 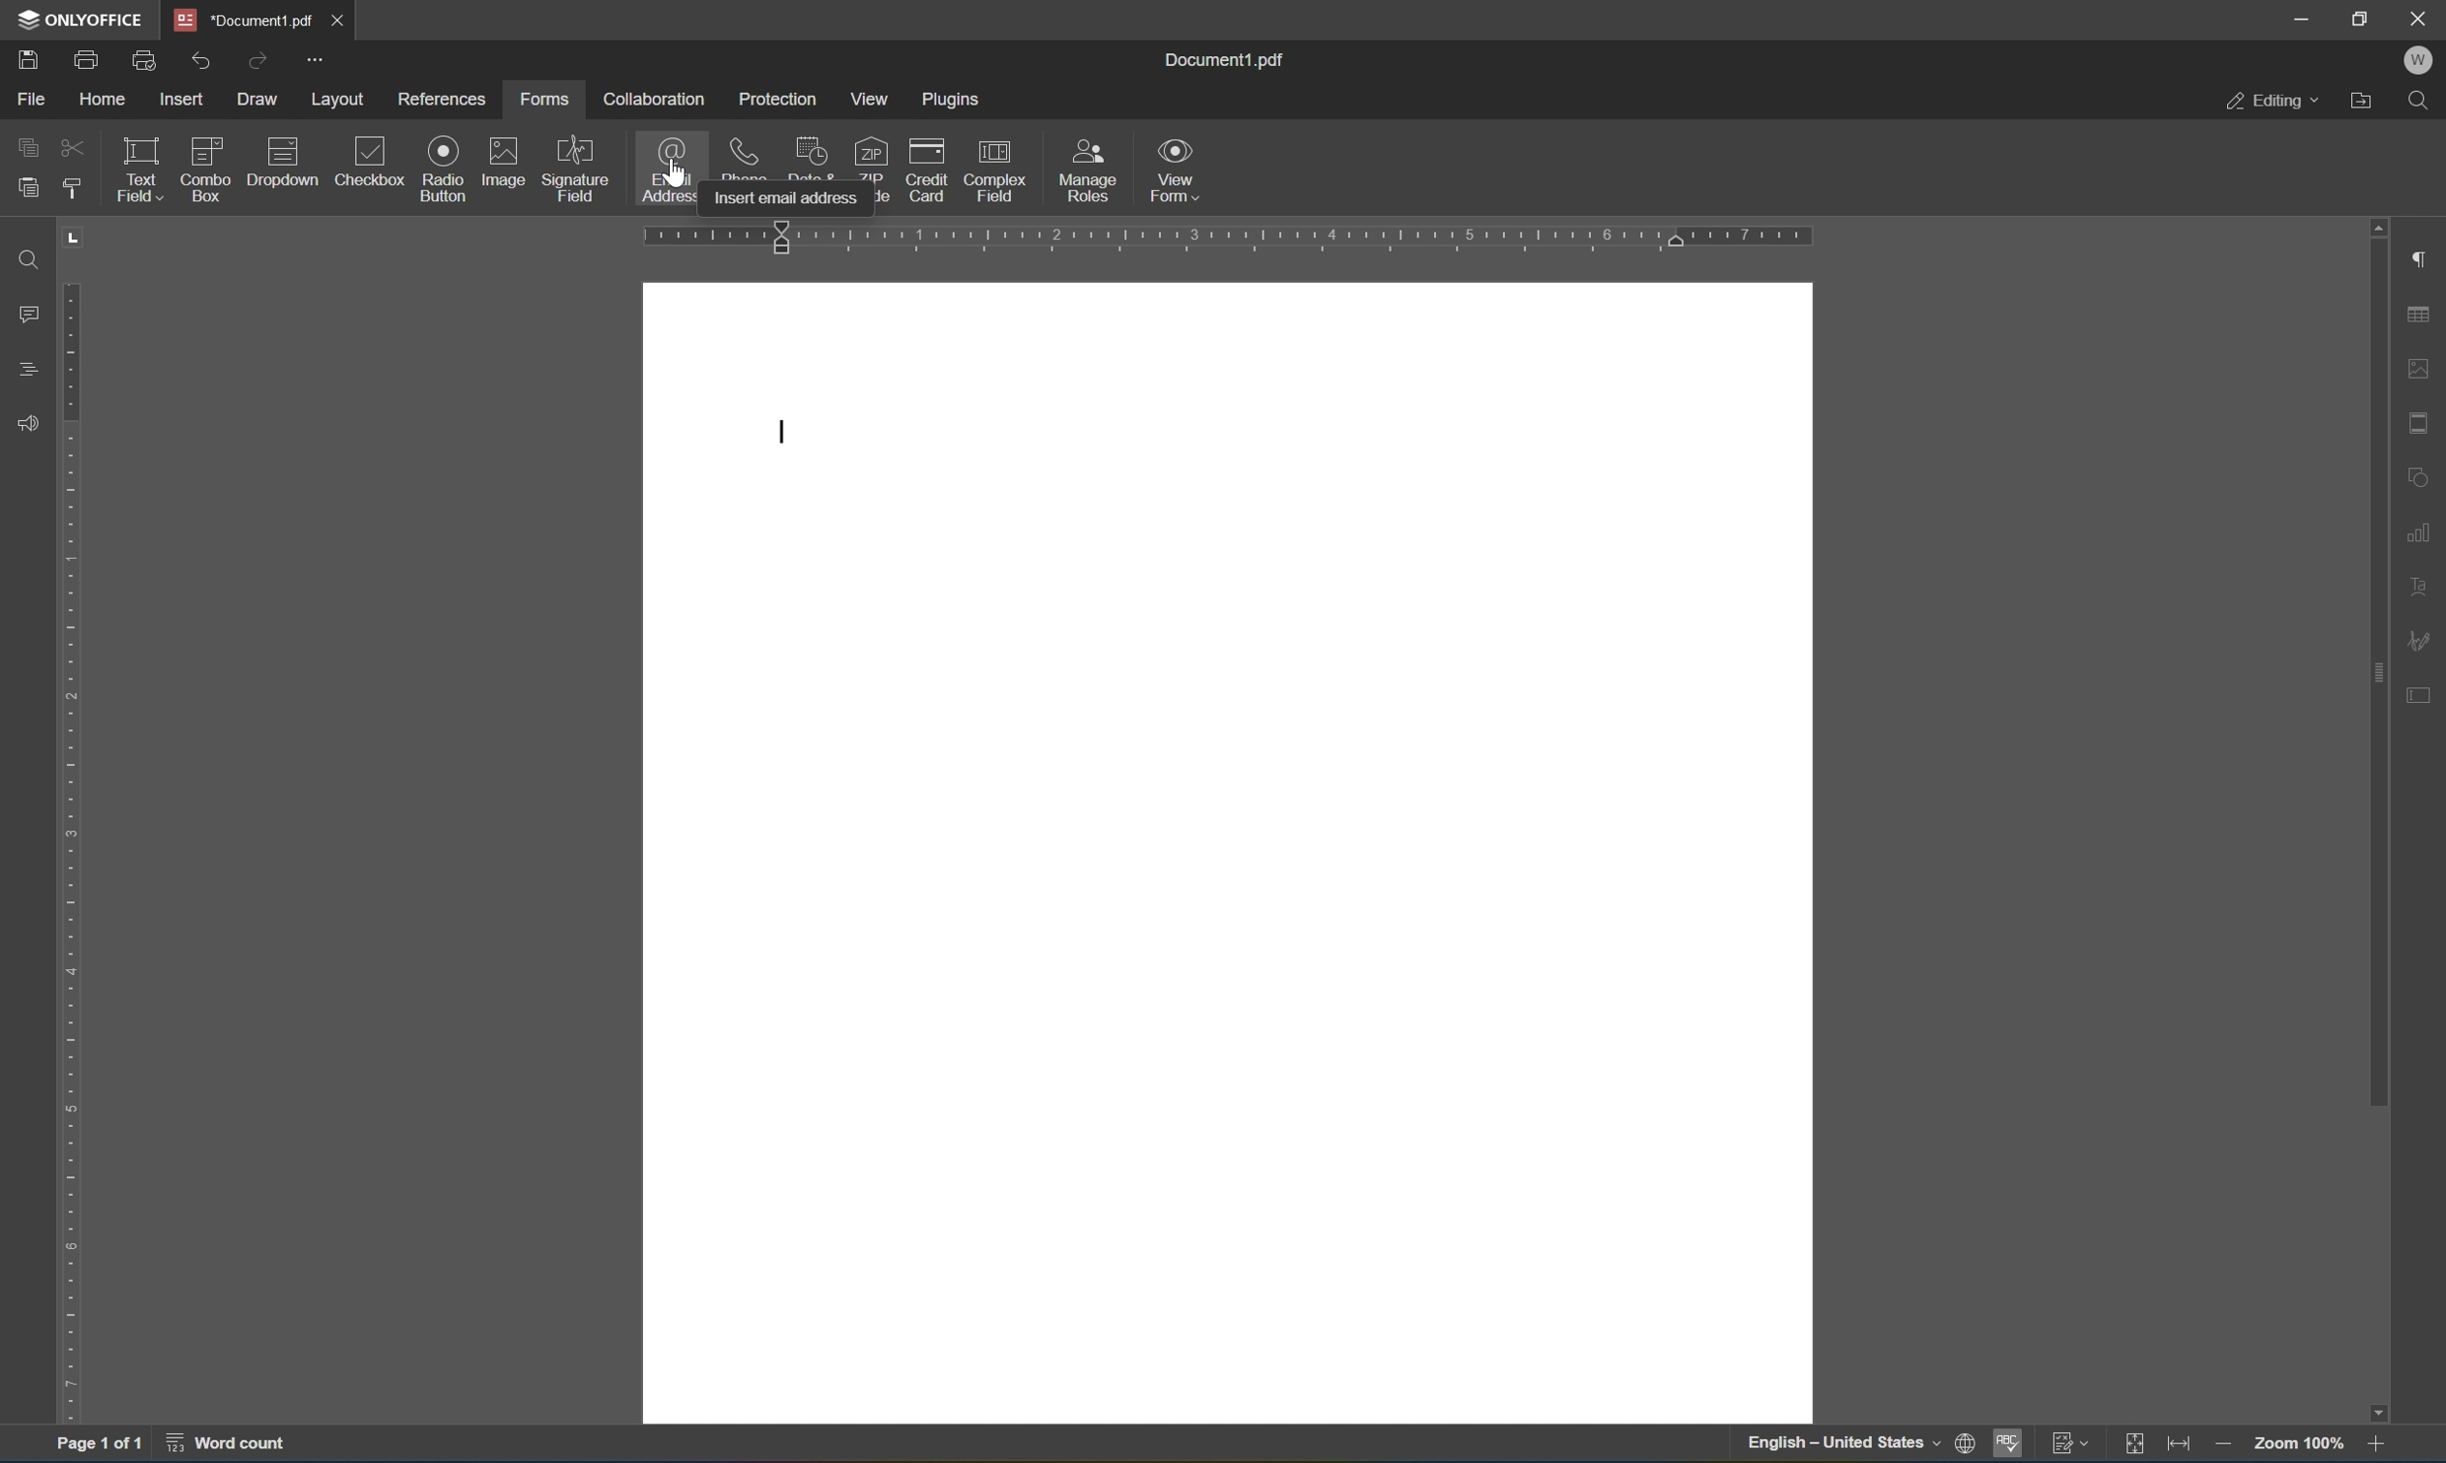 I want to click on manage roles, so click(x=1089, y=165).